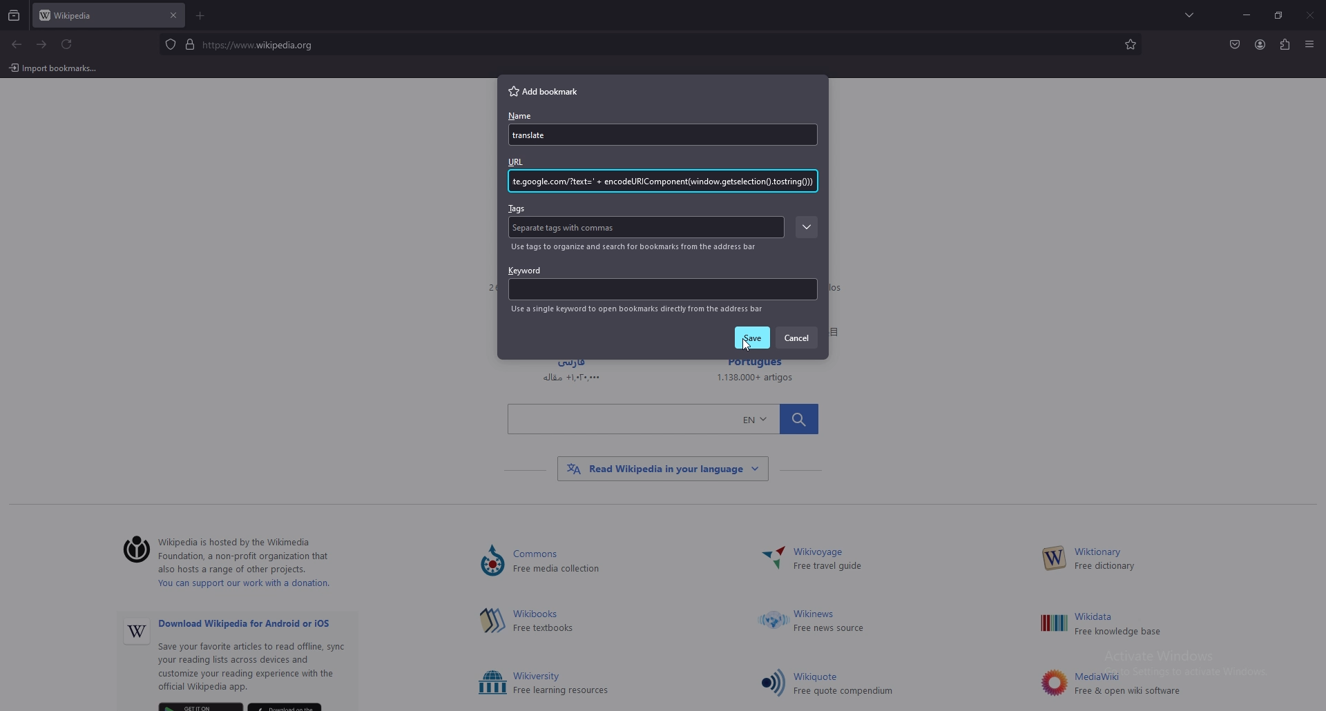  I want to click on , so click(1050, 683).